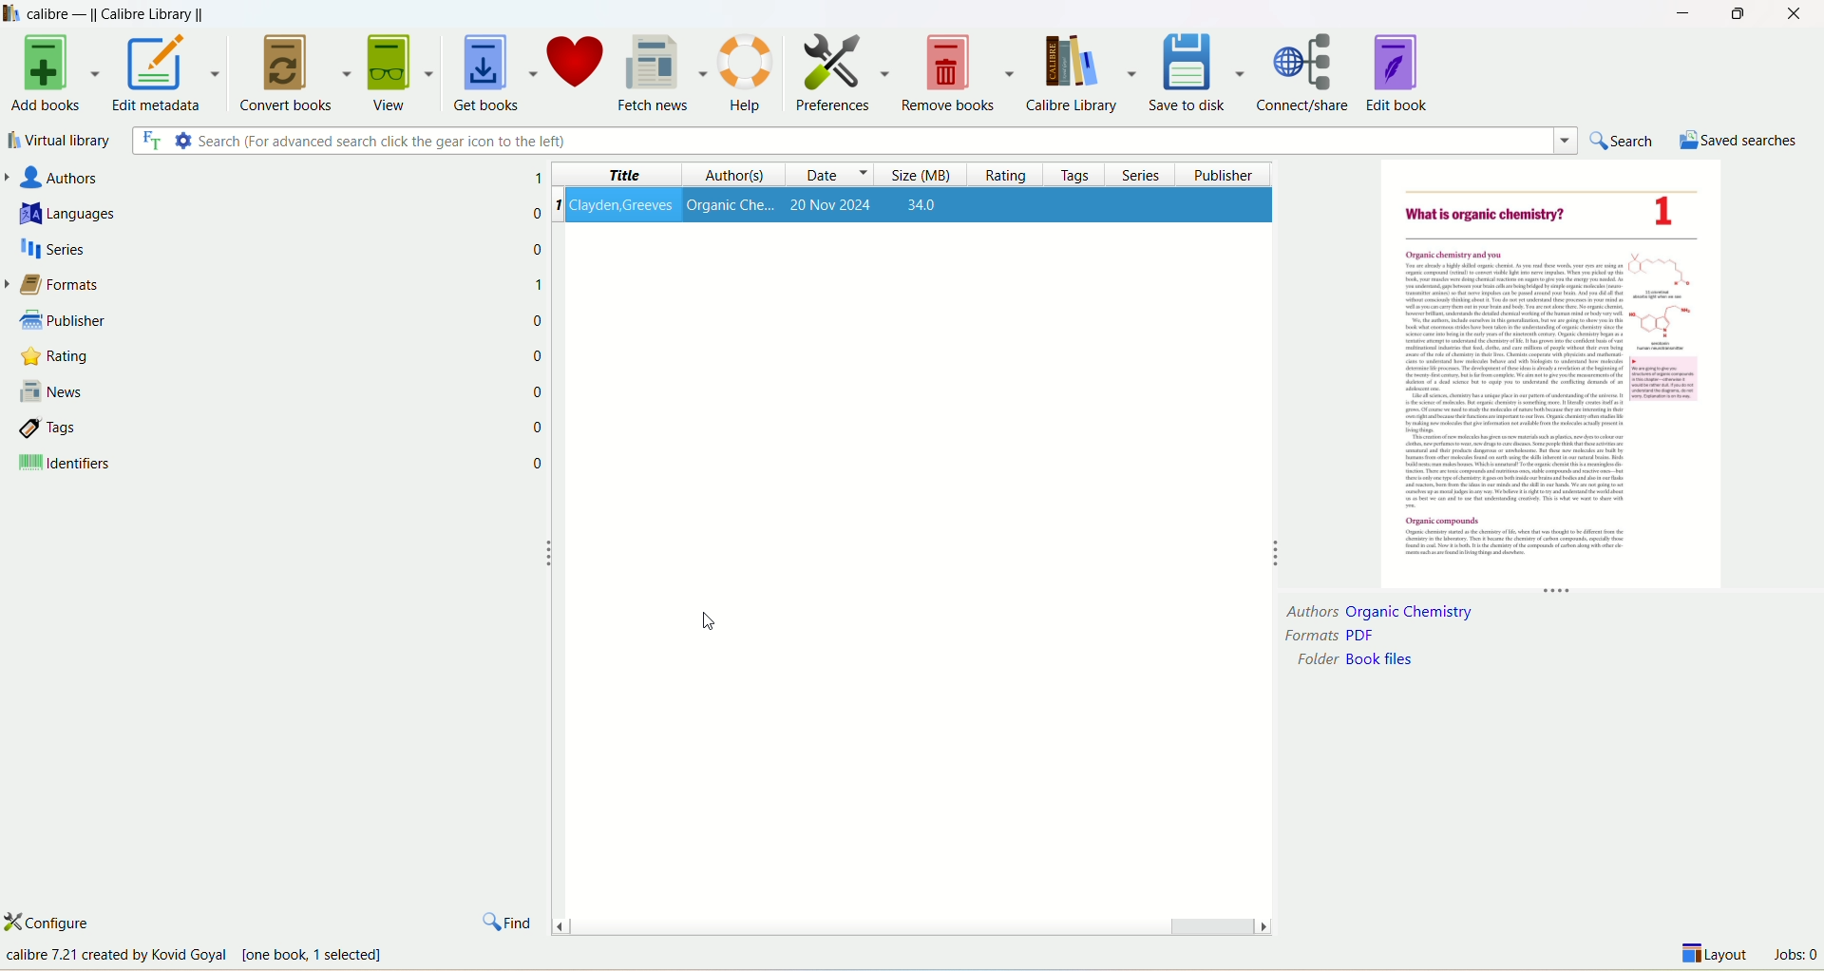 The height and width of the screenshot is (971, 1824). Describe the element at coordinates (715, 176) in the screenshot. I see `authors` at that location.